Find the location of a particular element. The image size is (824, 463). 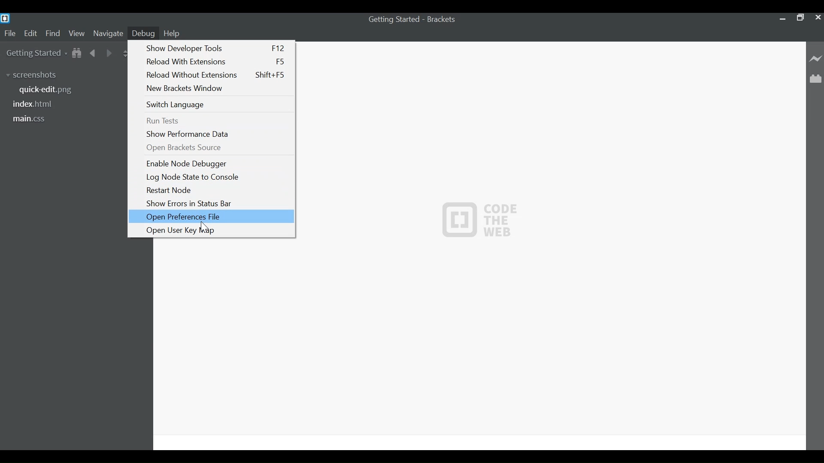

Reload Without Extensions is located at coordinates (217, 75).